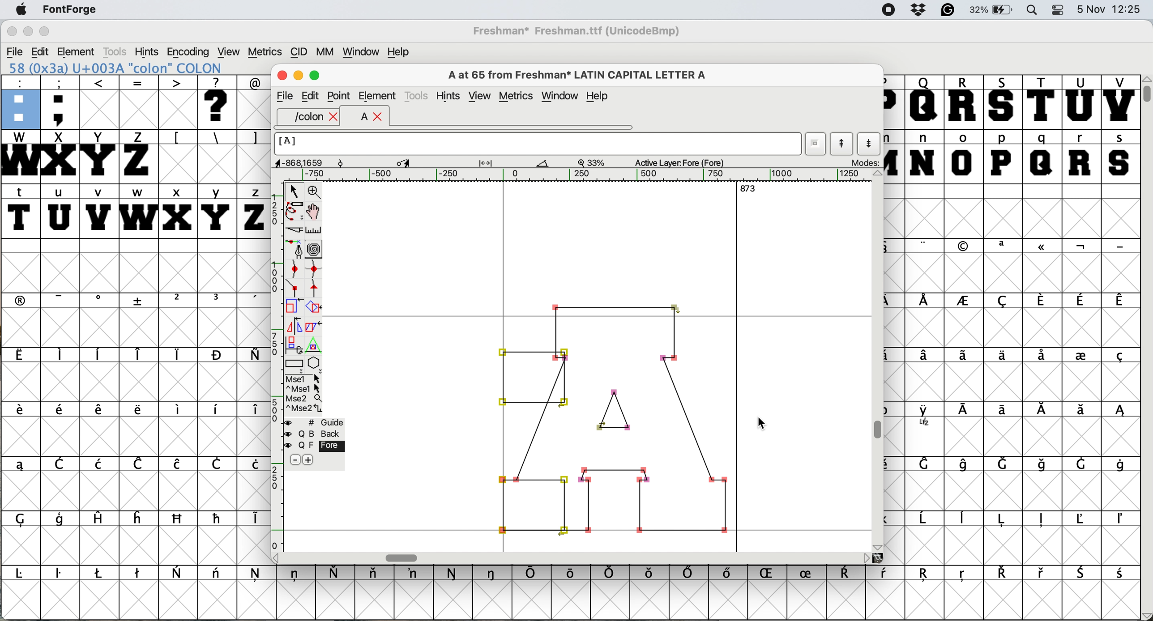 The height and width of the screenshot is (621, 1153). I want to click on scale the selection, so click(294, 306).